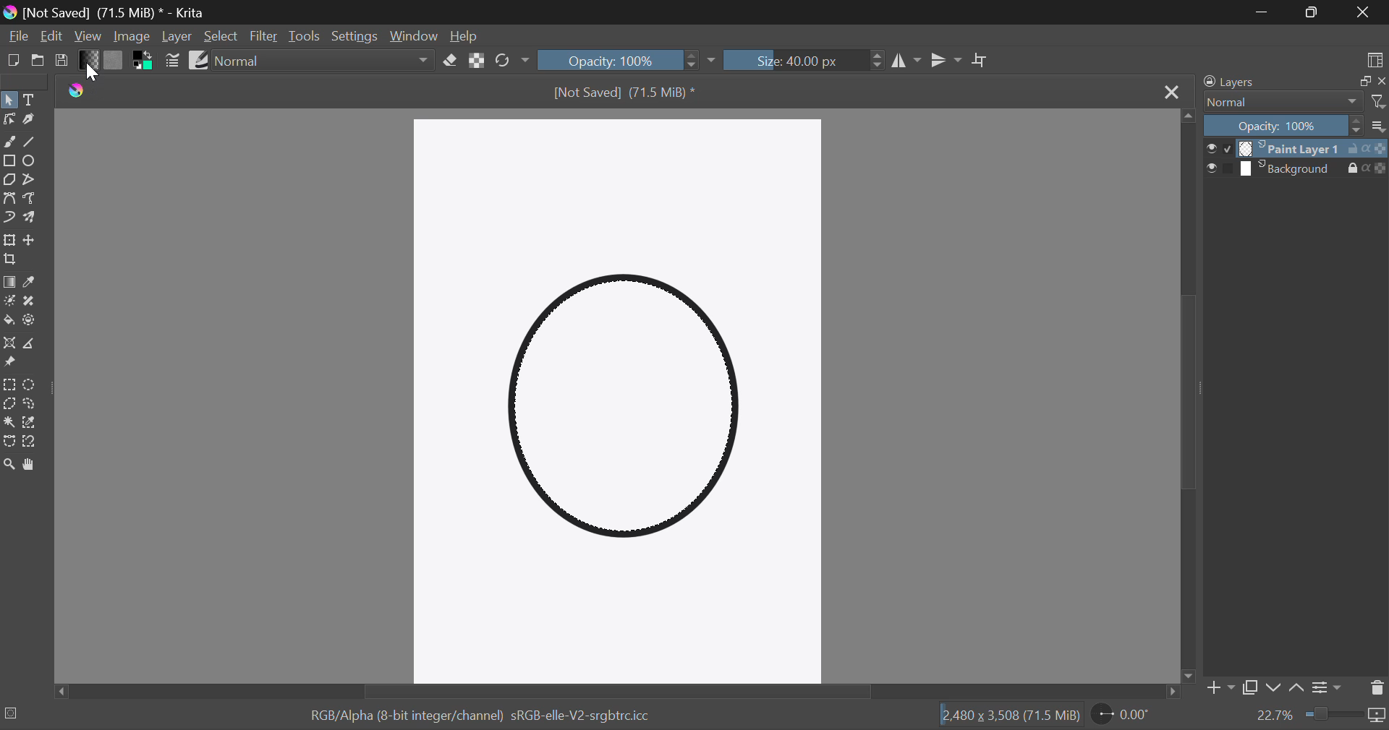 The height and width of the screenshot is (730, 1389). What do you see at coordinates (88, 37) in the screenshot?
I see `View` at bounding box center [88, 37].